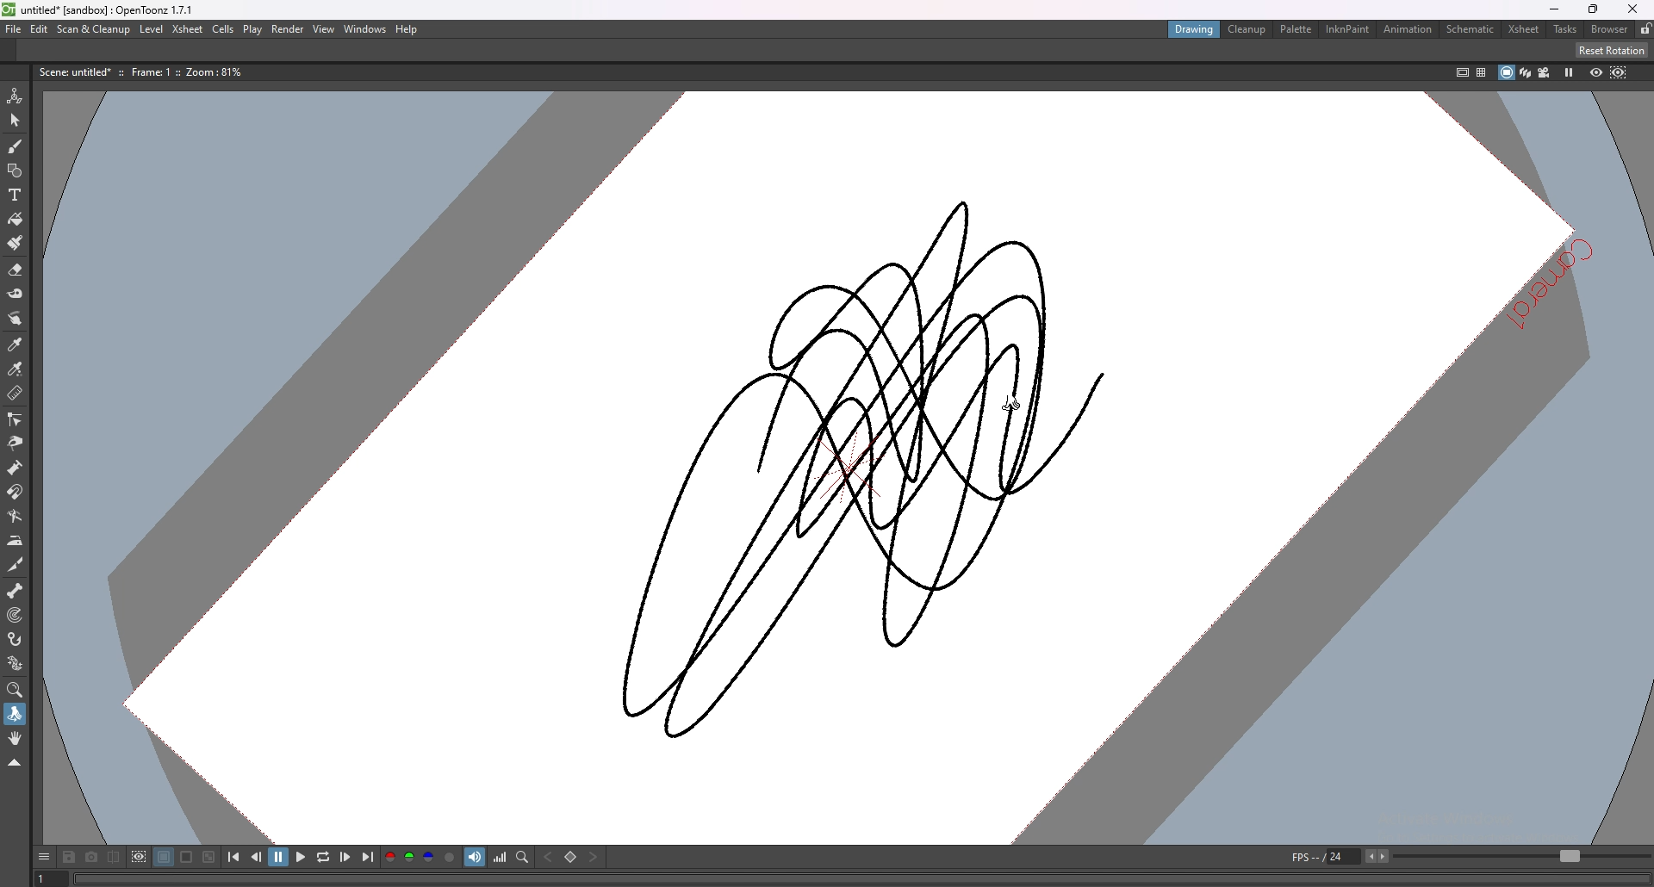 Image resolution: width=1654 pixels, height=887 pixels. What do you see at coordinates (14, 664) in the screenshot?
I see `plastic` at bounding box center [14, 664].